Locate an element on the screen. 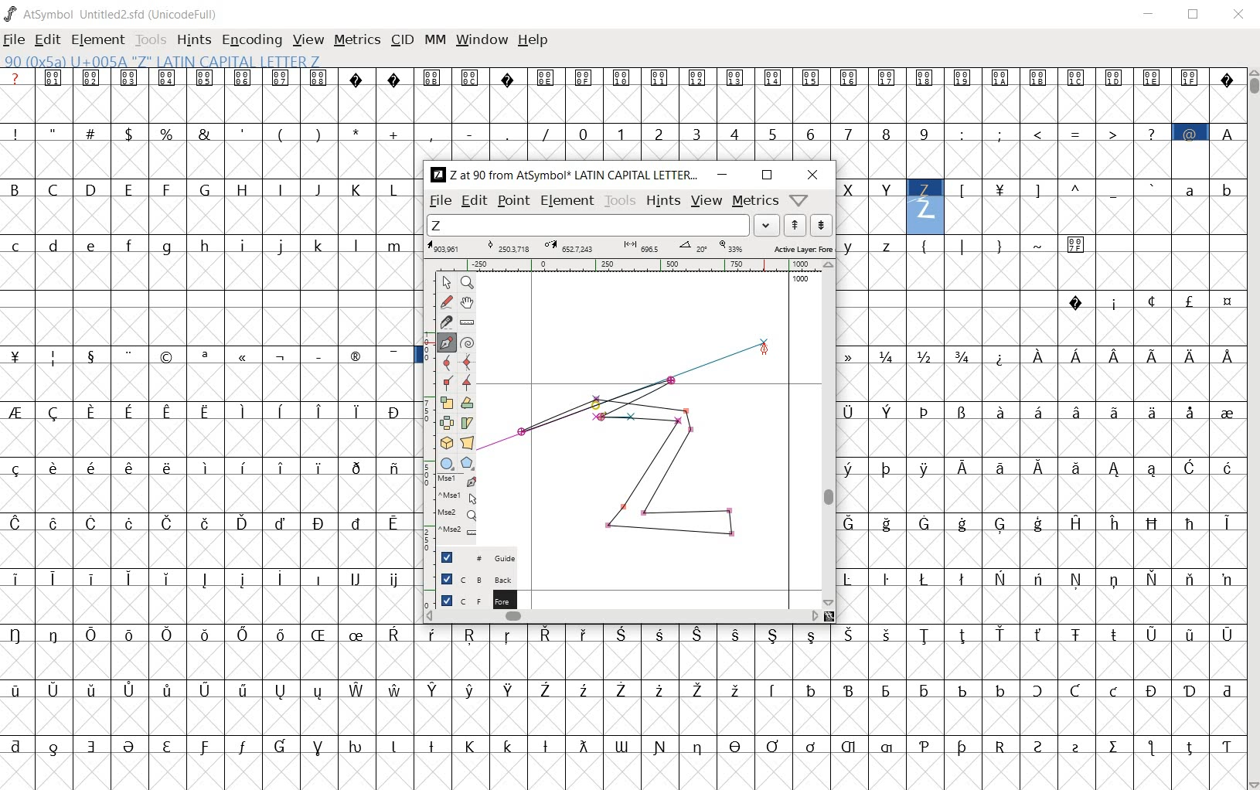  encoding is located at coordinates (250, 40).